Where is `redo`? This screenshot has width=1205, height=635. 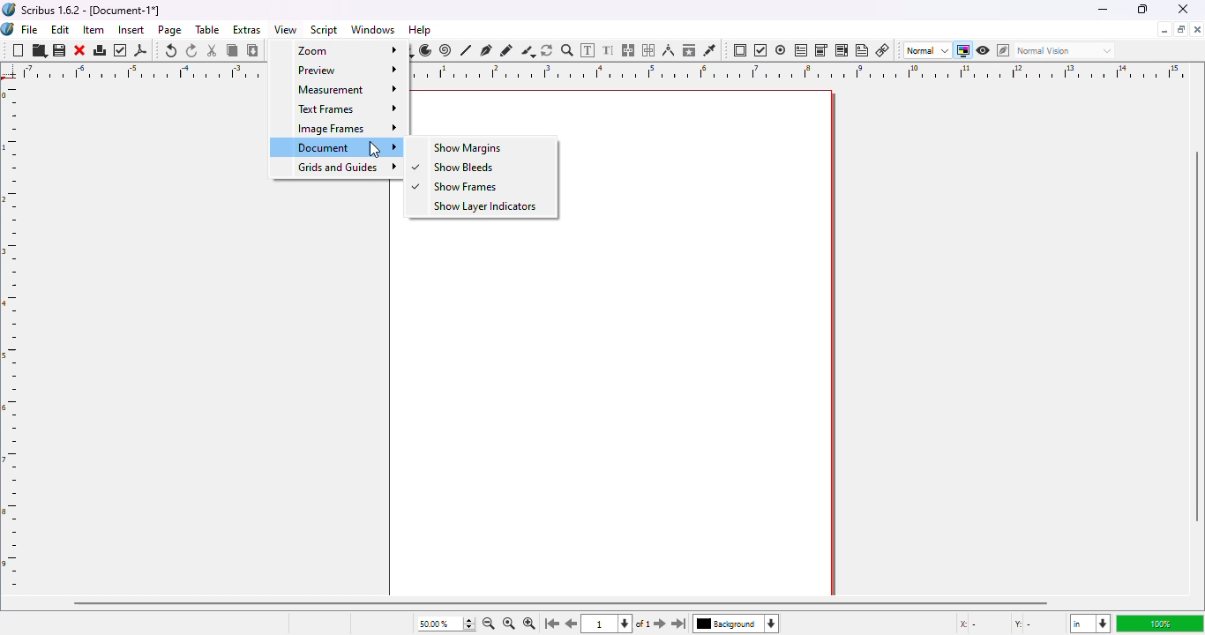 redo is located at coordinates (192, 51).